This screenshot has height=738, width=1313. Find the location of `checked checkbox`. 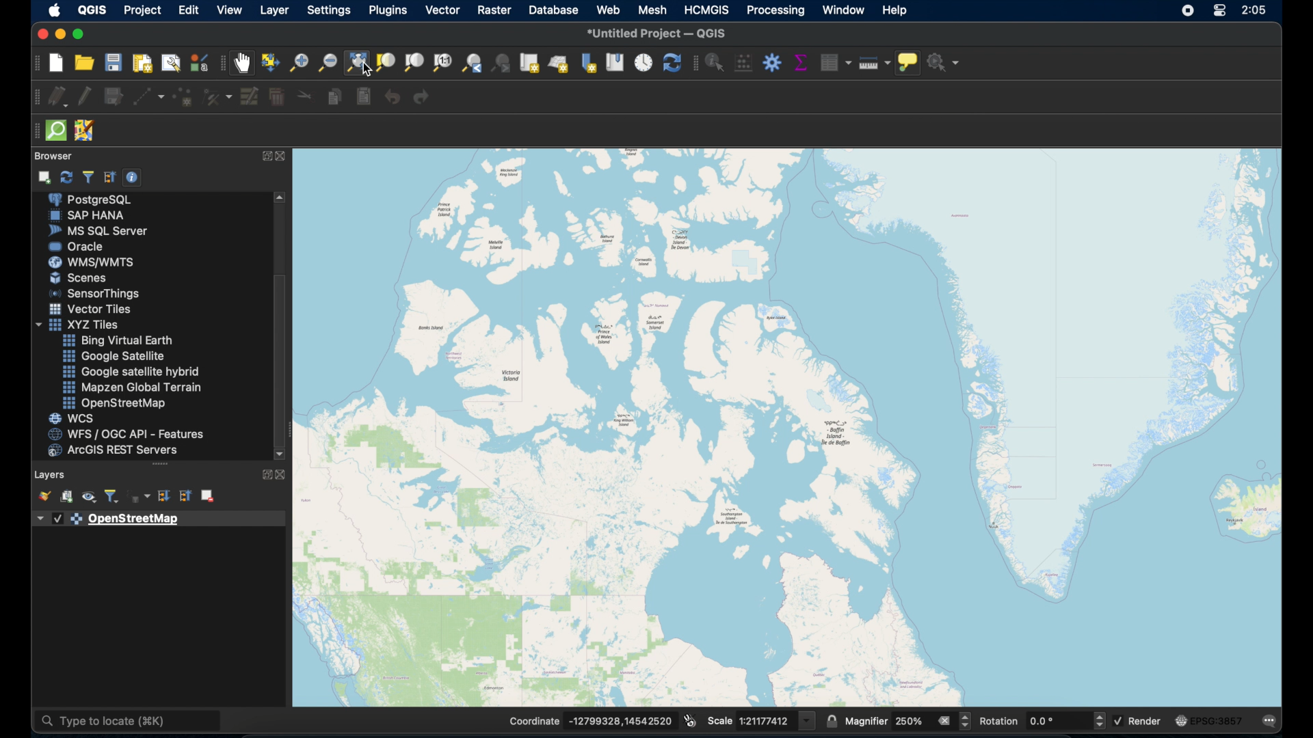

checked checkbox is located at coordinates (1119, 721).